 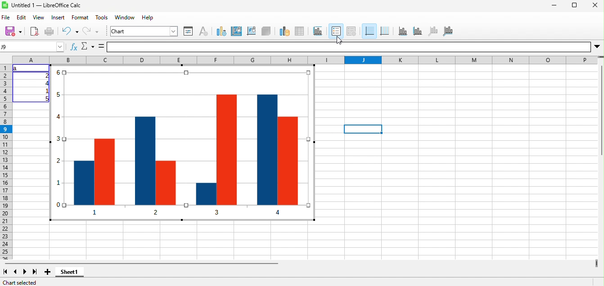 I want to click on view, so click(x=39, y=18).